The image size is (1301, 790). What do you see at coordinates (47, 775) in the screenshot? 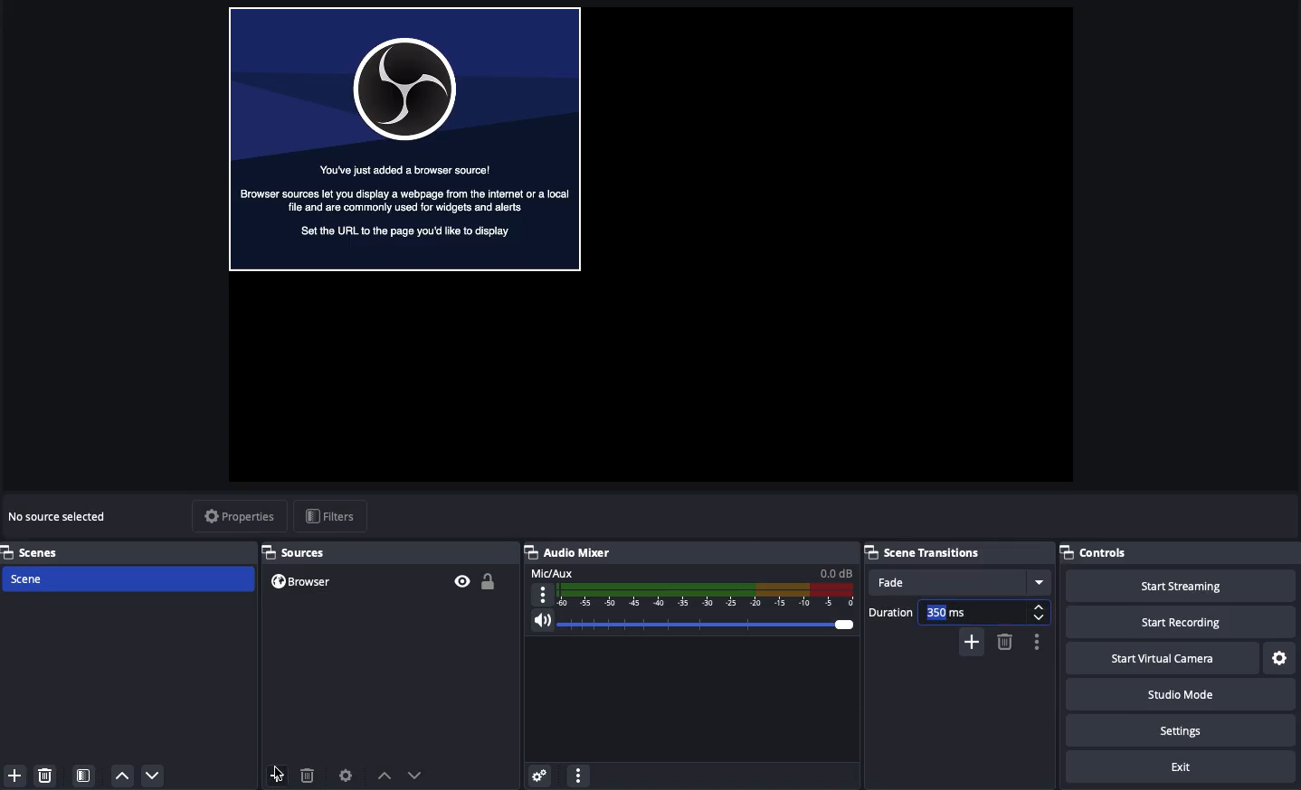
I see `Delete` at bounding box center [47, 775].